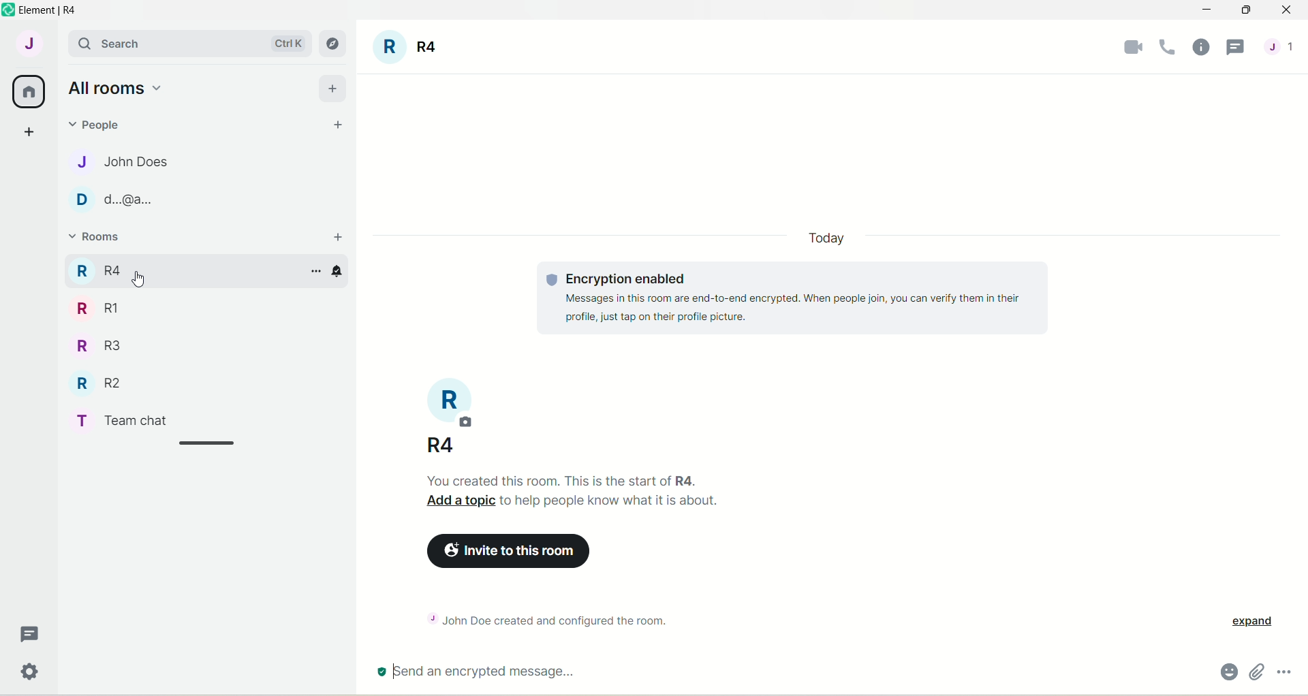 The image size is (1308, 696). I want to click on notification, so click(345, 274).